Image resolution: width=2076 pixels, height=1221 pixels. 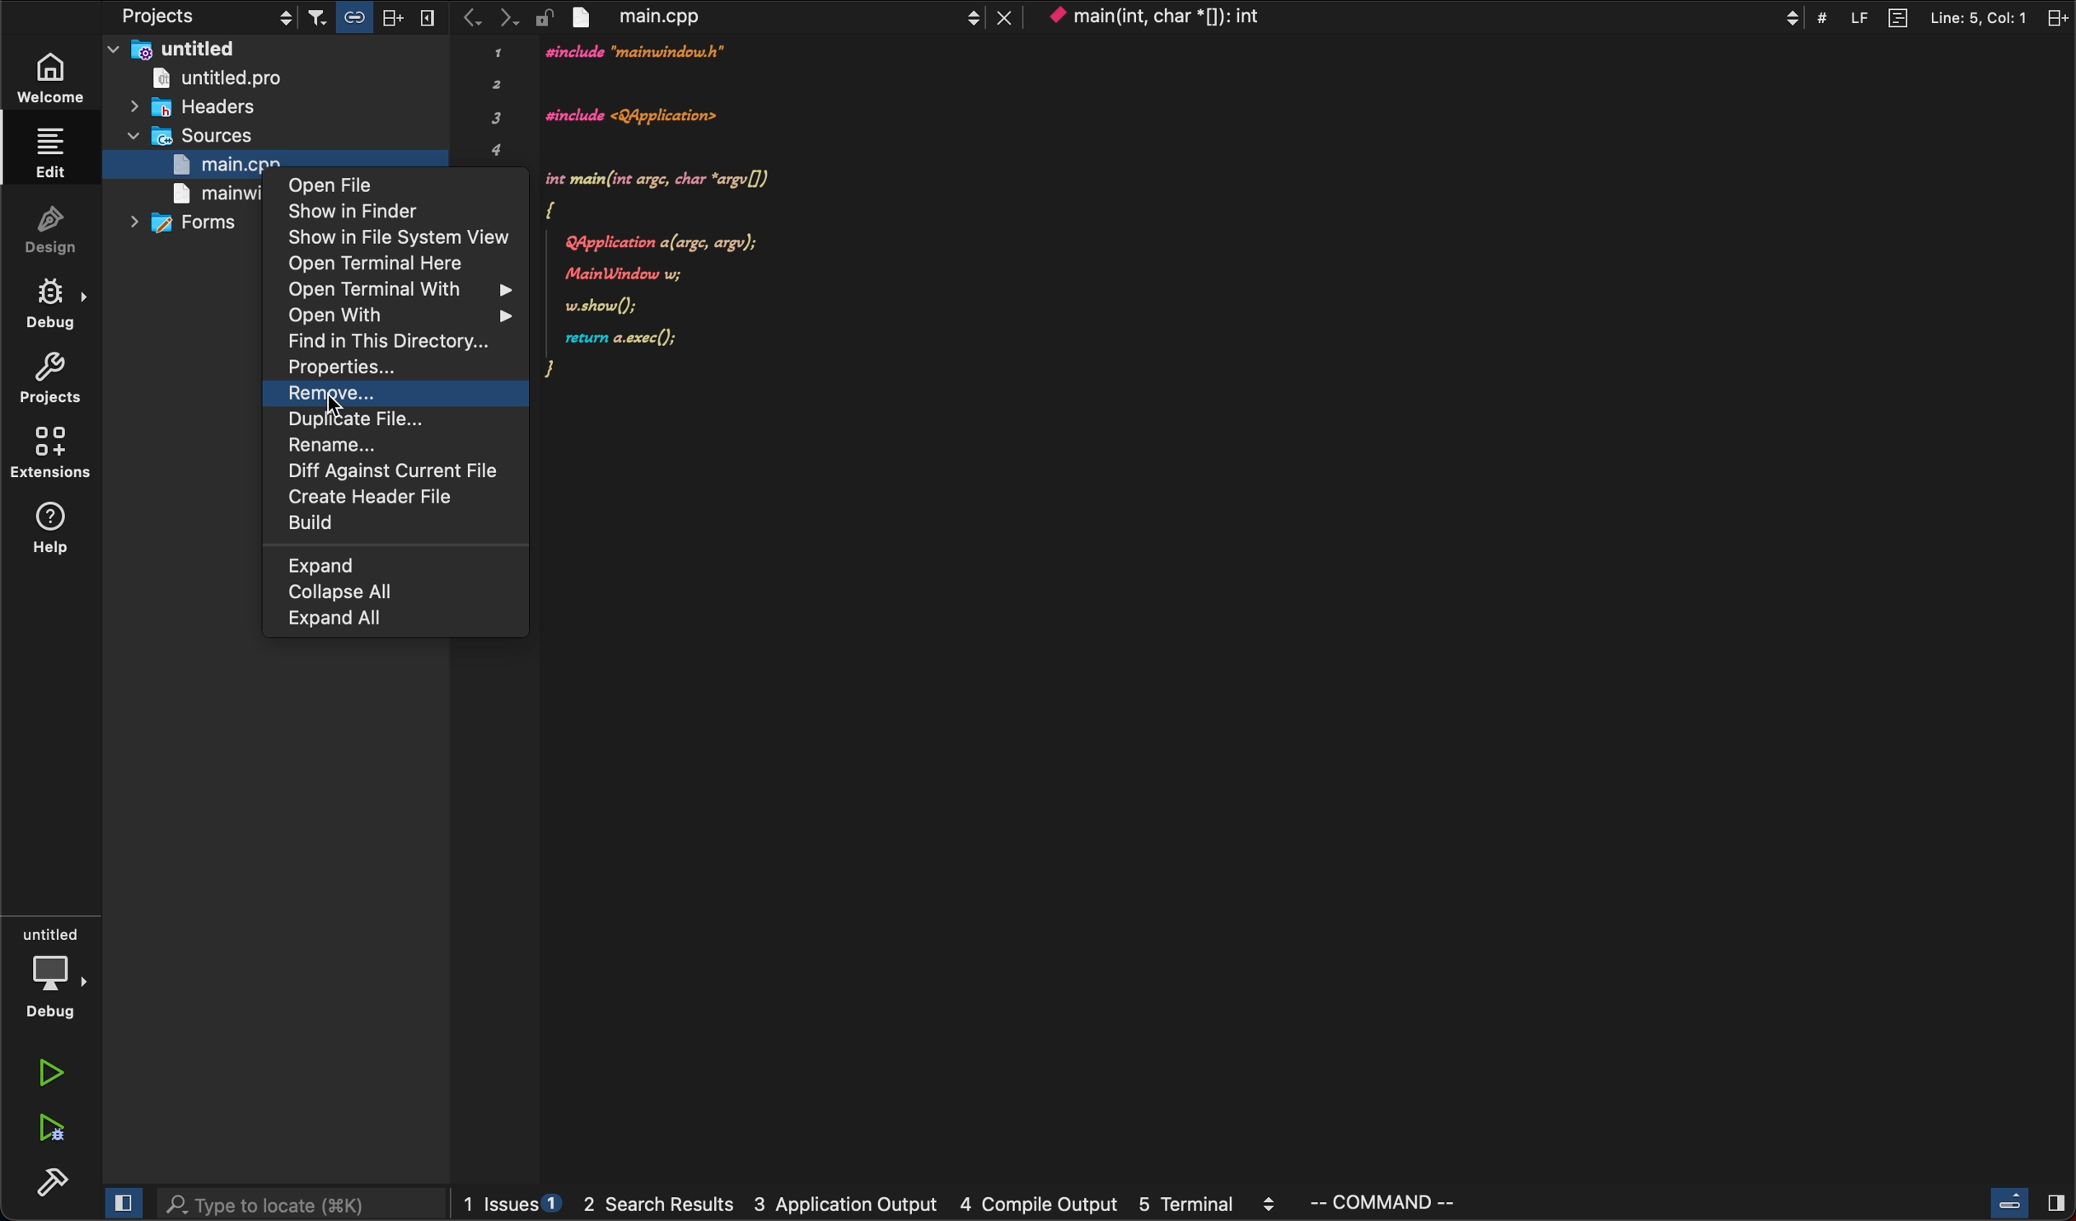 What do you see at coordinates (875, 1204) in the screenshot?
I see `logs` at bounding box center [875, 1204].